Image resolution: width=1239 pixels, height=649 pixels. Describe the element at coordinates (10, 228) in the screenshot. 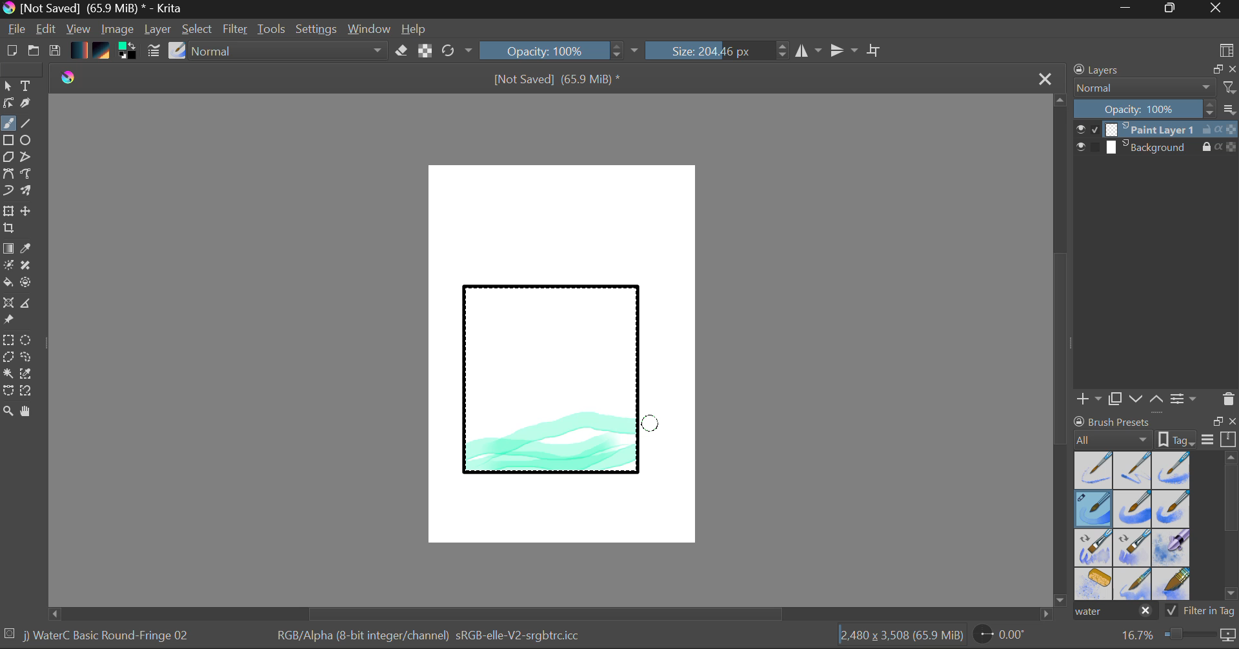

I see `Crop` at that location.